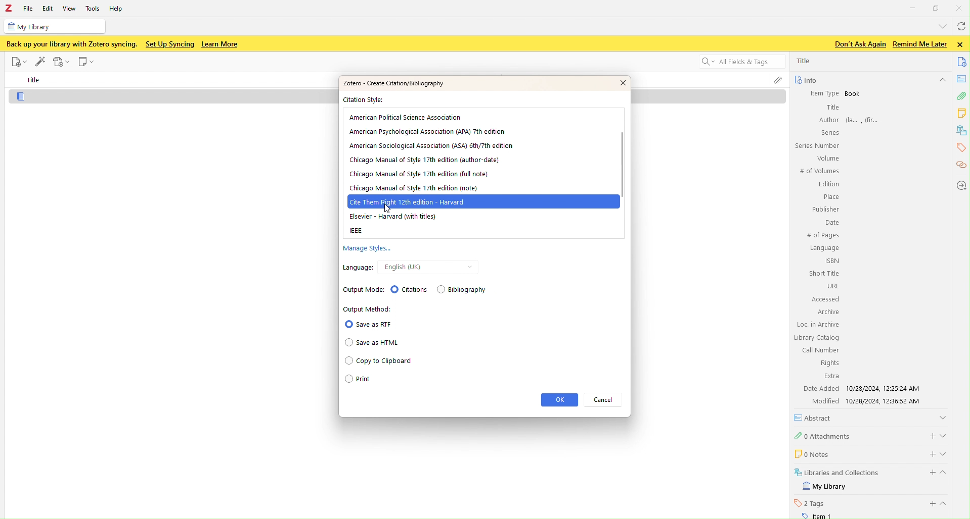 The width and height of the screenshot is (970, 519). Describe the element at coordinates (824, 248) in the screenshot. I see `Language` at that location.